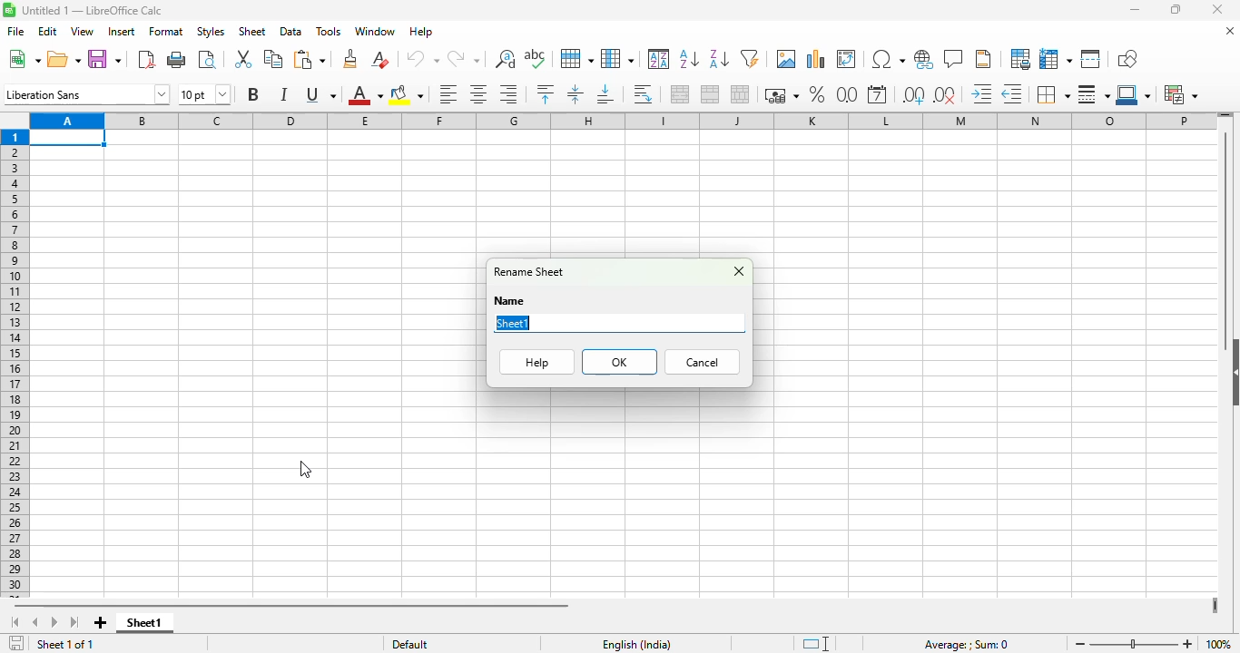 Image resolution: width=1240 pixels, height=653 pixels. What do you see at coordinates (291, 32) in the screenshot?
I see `data` at bounding box center [291, 32].